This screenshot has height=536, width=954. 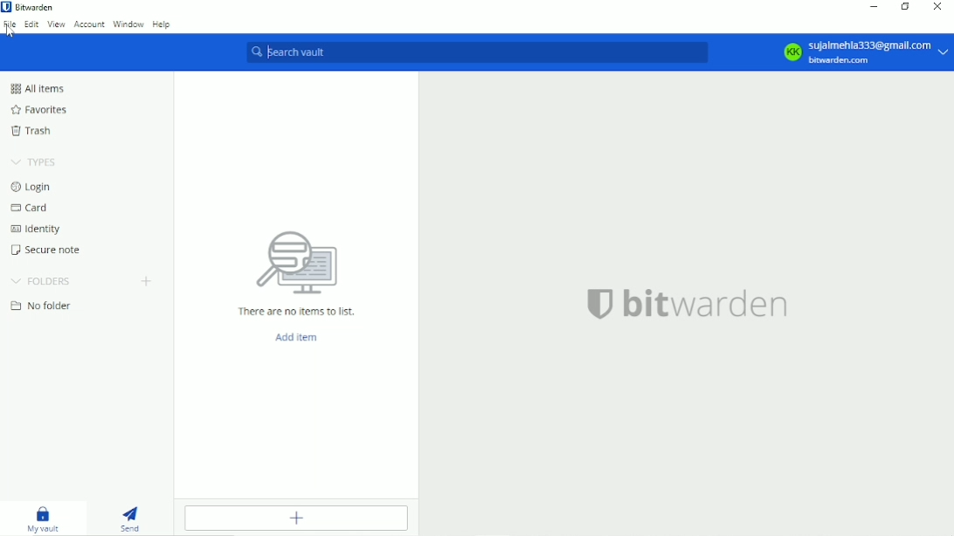 What do you see at coordinates (48, 251) in the screenshot?
I see `Secure note` at bounding box center [48, 251].